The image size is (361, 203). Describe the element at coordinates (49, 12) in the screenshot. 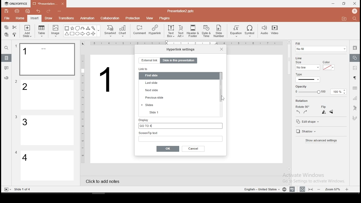

I see `redo` at that location.